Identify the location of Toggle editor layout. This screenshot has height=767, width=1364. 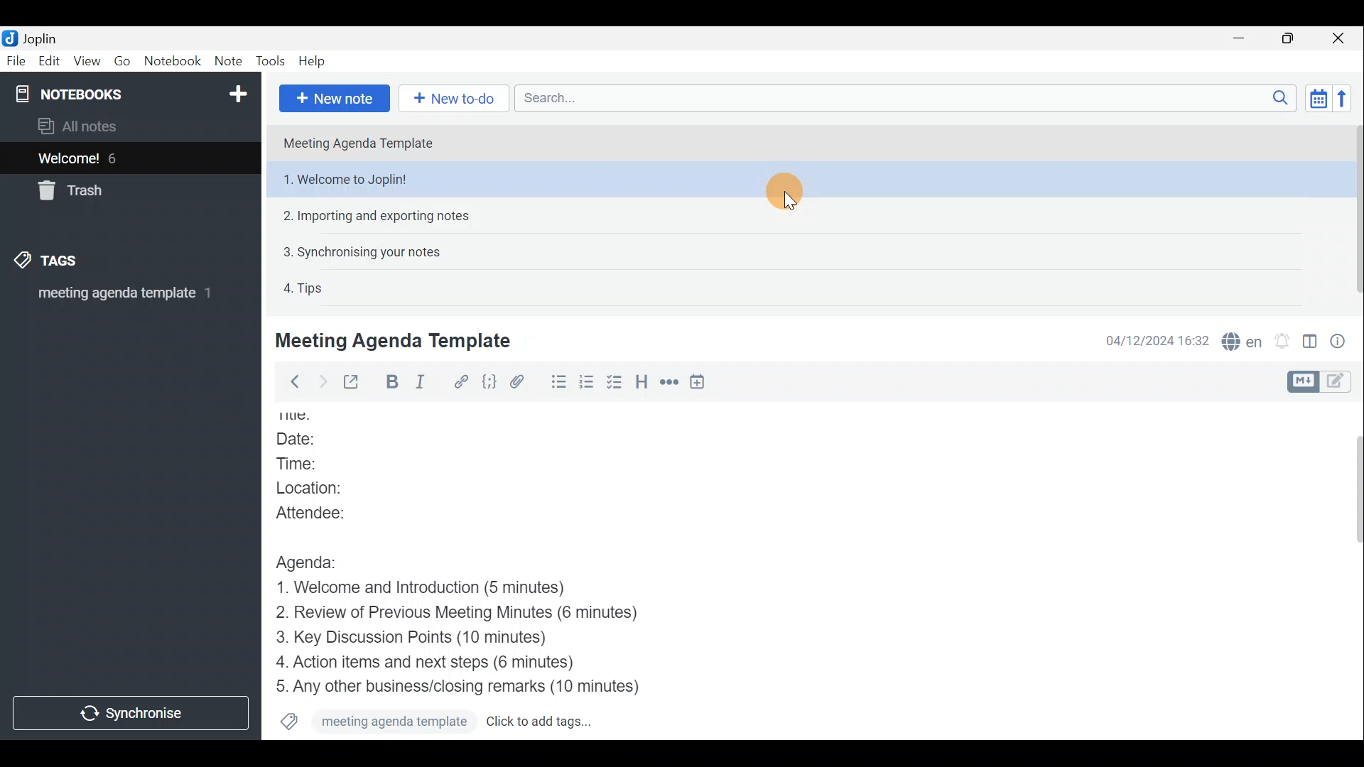
(1311, 344).